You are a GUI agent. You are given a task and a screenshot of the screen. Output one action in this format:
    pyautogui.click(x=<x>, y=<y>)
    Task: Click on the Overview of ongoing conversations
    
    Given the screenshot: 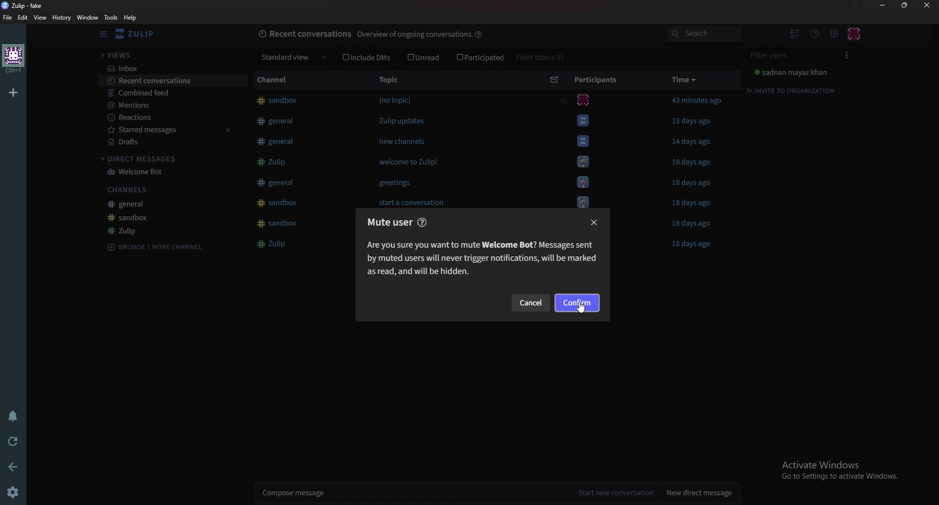 What is the action you would take?
    pyautogui.click(x=415, y=36)
    